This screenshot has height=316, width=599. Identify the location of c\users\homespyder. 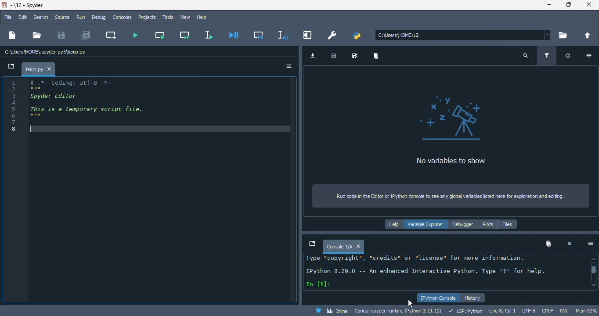
(46, 53).